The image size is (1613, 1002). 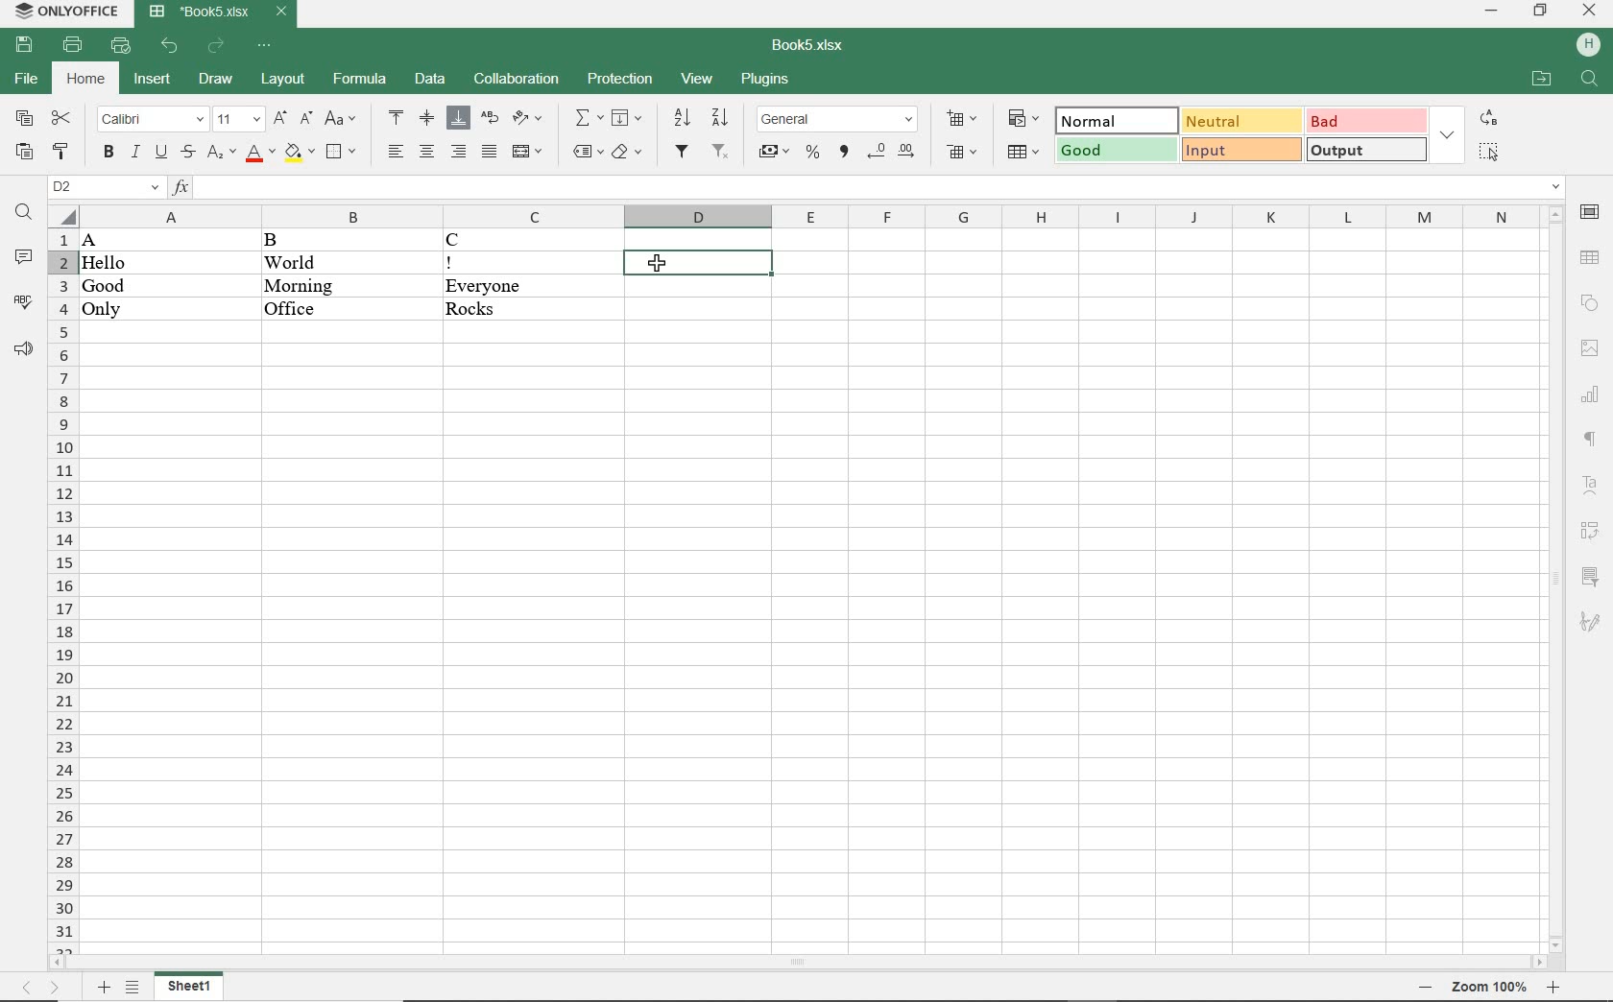 What do you see at coordinates (428, 152) in the screenshot?
I see `ALIGN CENTER` at bounding box center [428, 152].